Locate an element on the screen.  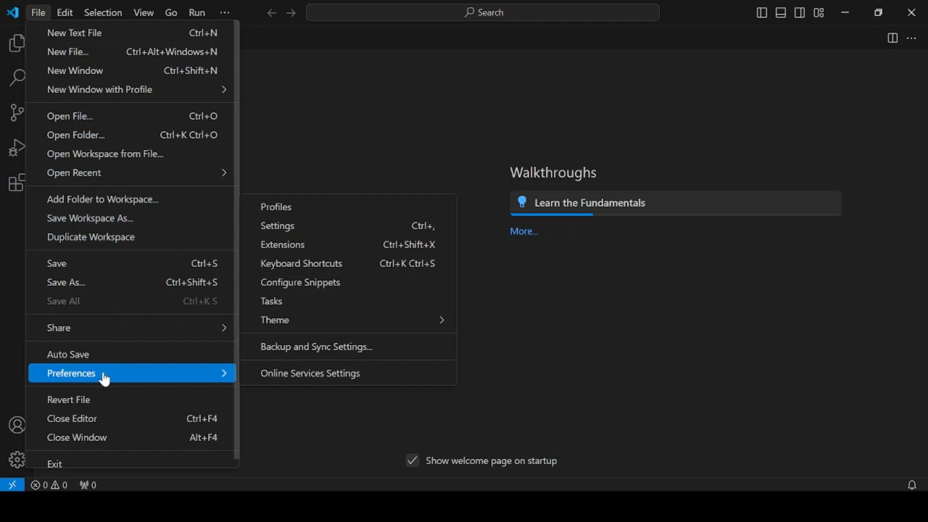
close editor is located at coordinates (74, 419).